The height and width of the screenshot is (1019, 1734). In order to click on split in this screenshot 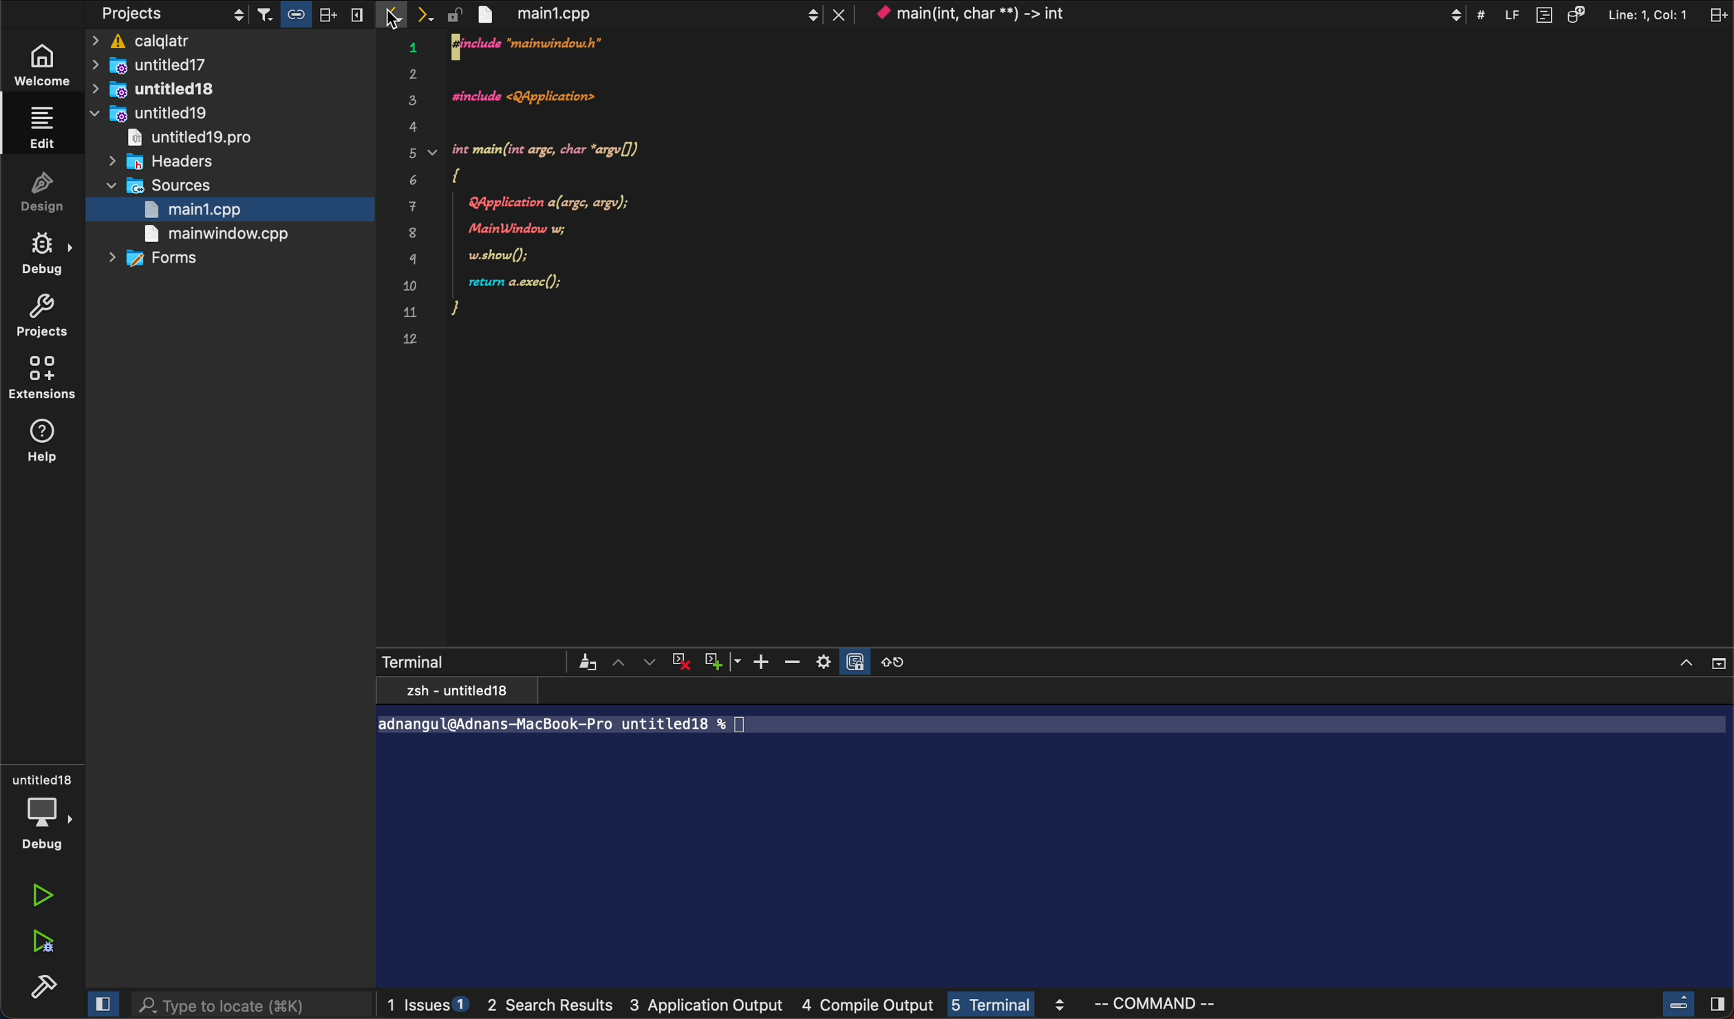, I will do `click(1608, 14)`.